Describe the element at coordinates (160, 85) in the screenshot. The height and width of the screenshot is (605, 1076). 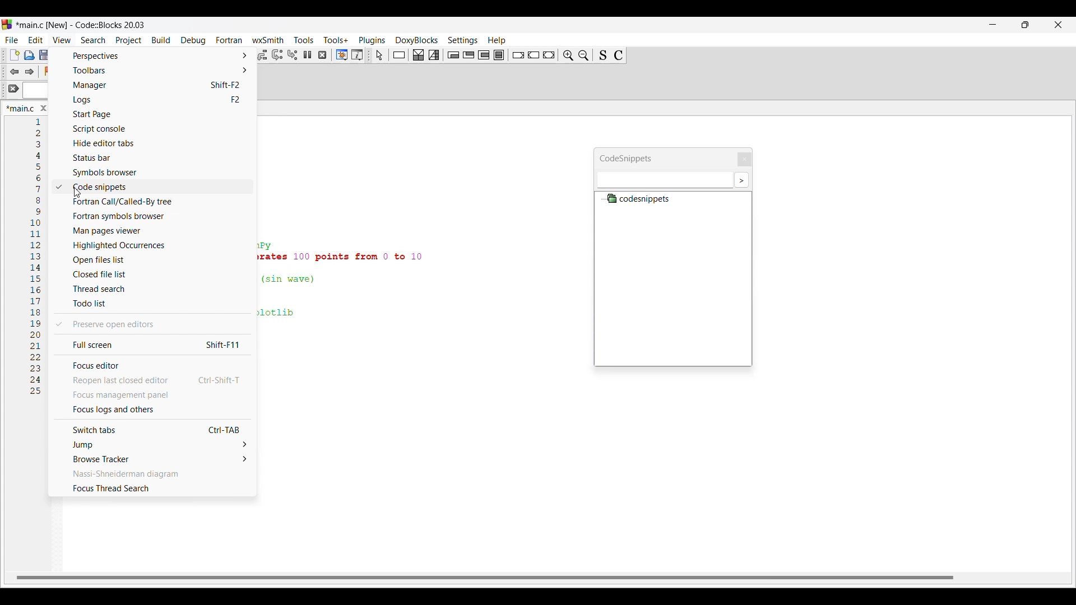
I see `Manager` at that location.